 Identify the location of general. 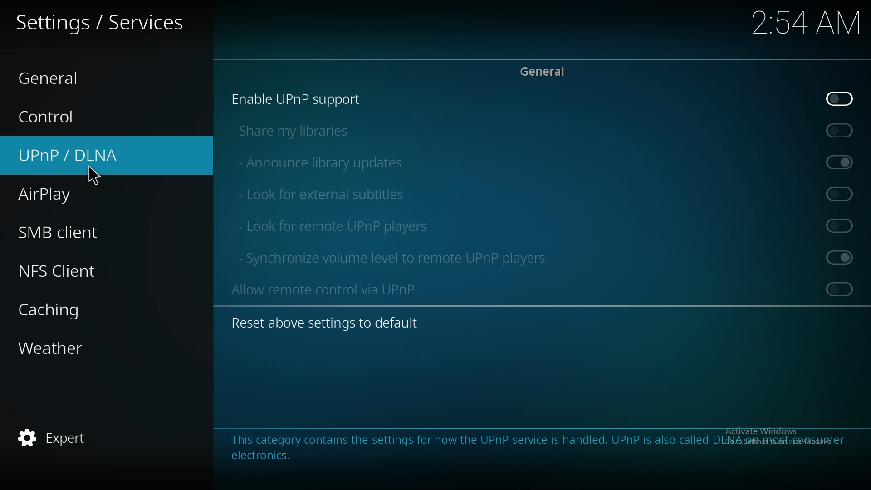
(63, 76).